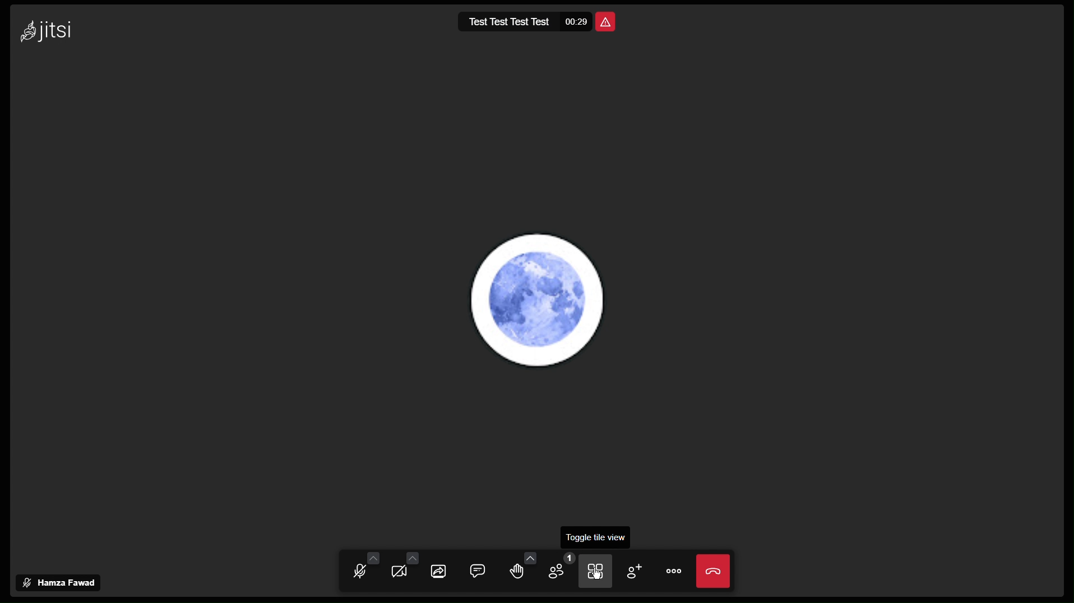 The height and width of the screenshot is (603, 1074). Describe the element at coordinates (441, 571) in the screenshot. I see `Share Screen` at that location.